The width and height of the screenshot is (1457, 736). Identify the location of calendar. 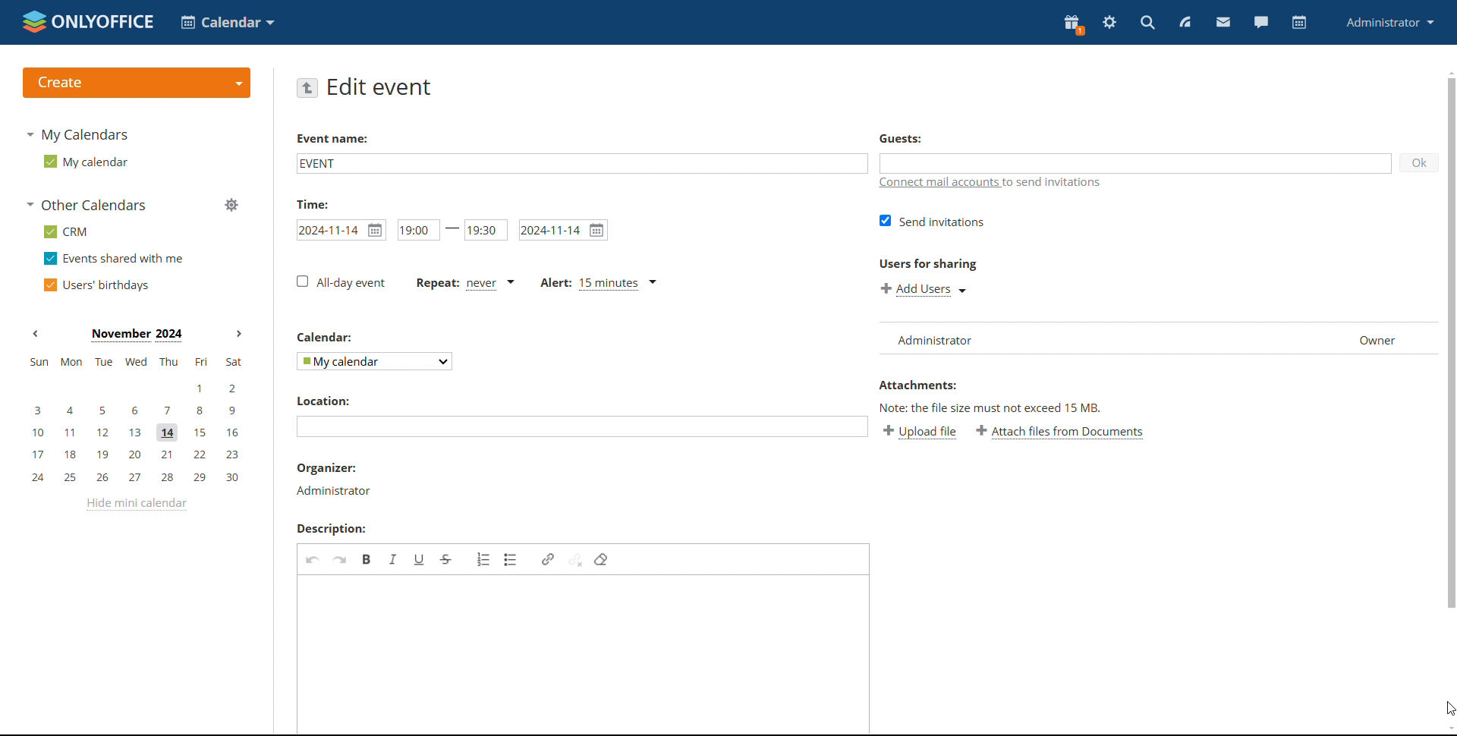
(1298, 24).